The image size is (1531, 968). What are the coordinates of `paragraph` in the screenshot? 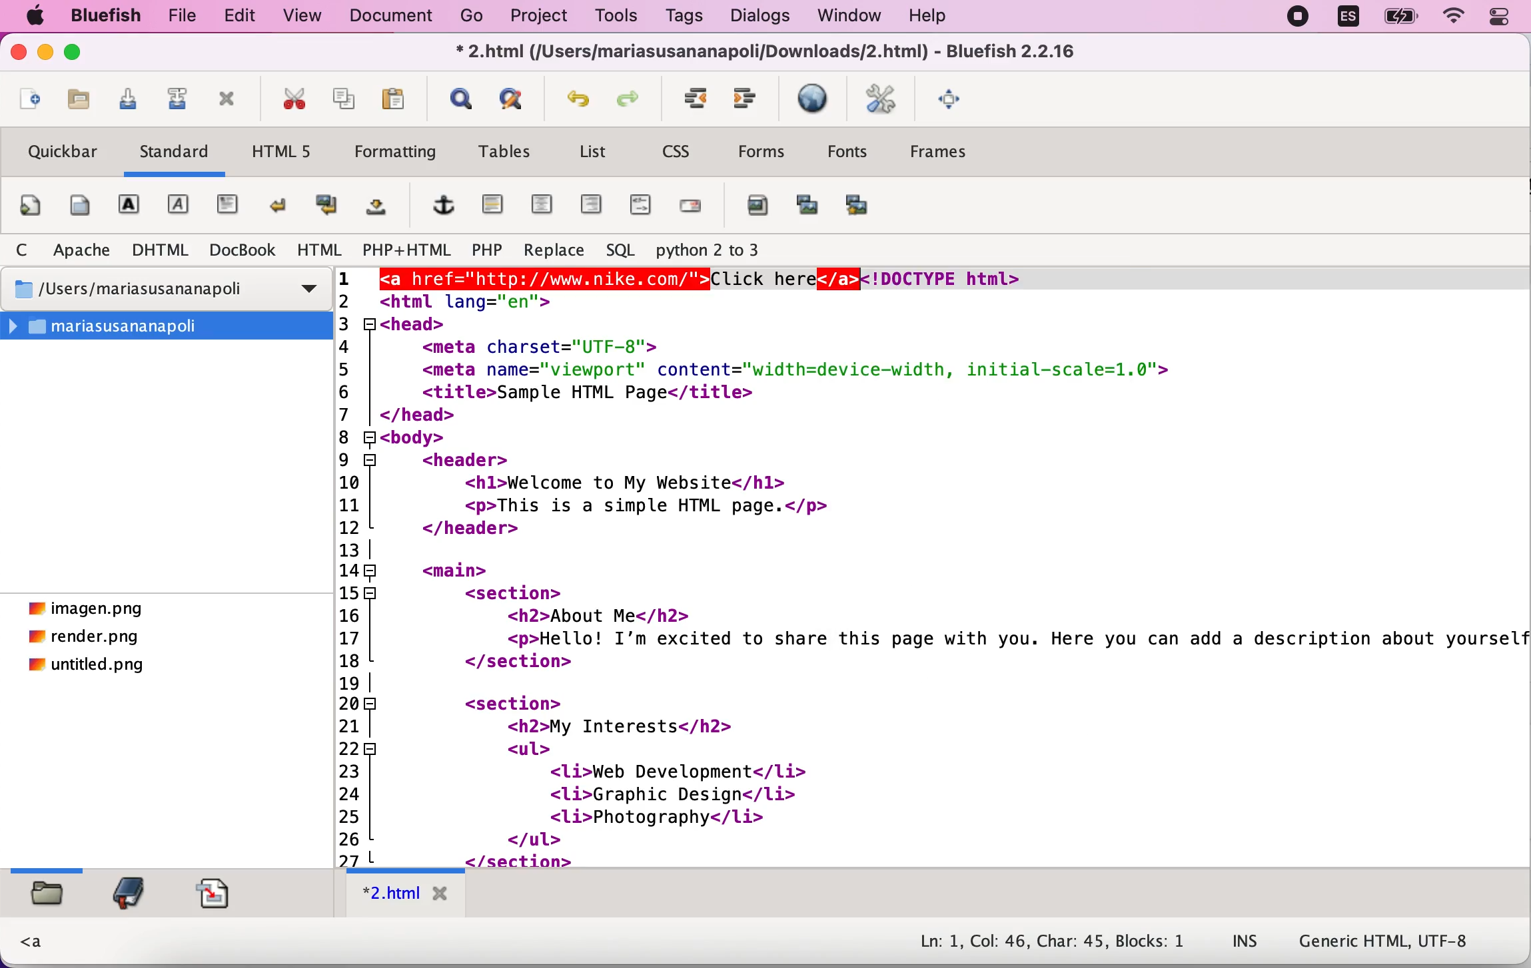 It's located at (229, 208).